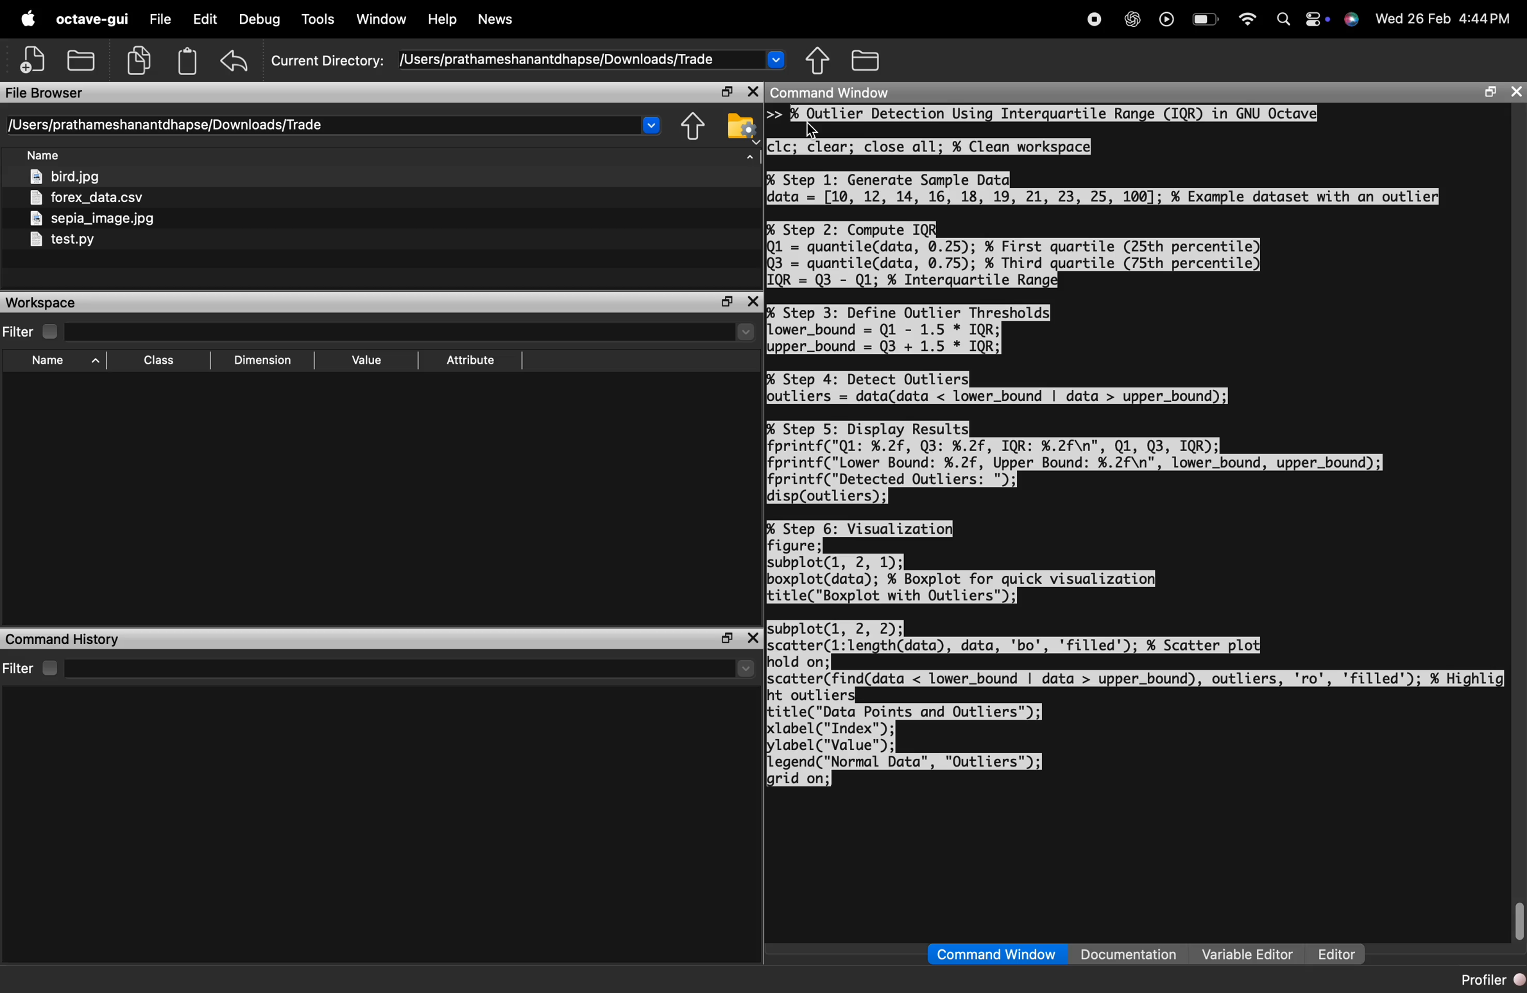 This screenshot has width=1527, height=993. Describe the element at coordinates (1166, 22) in the screenshot. I see `play` at that location.